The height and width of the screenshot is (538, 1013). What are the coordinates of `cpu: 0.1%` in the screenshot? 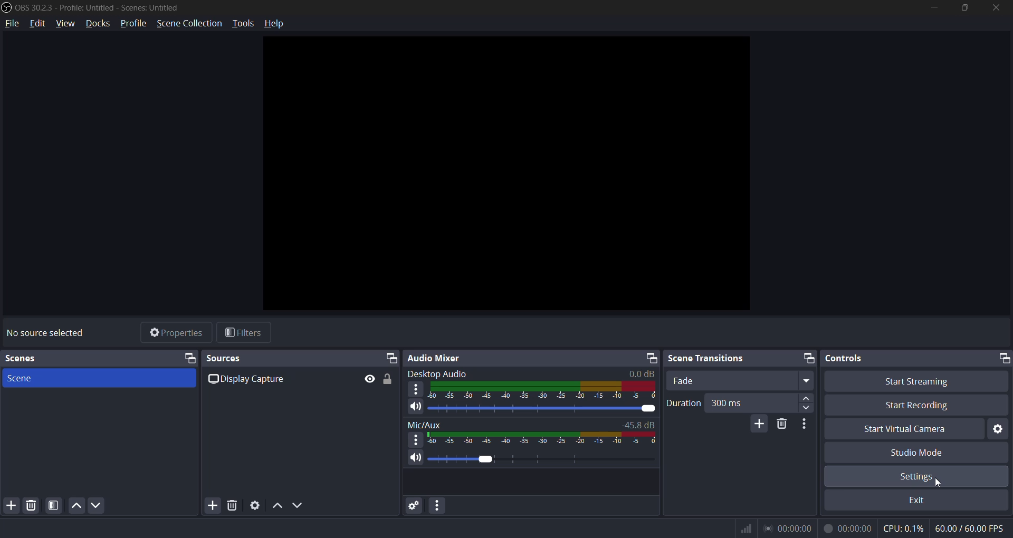 It's located at (904, 529).